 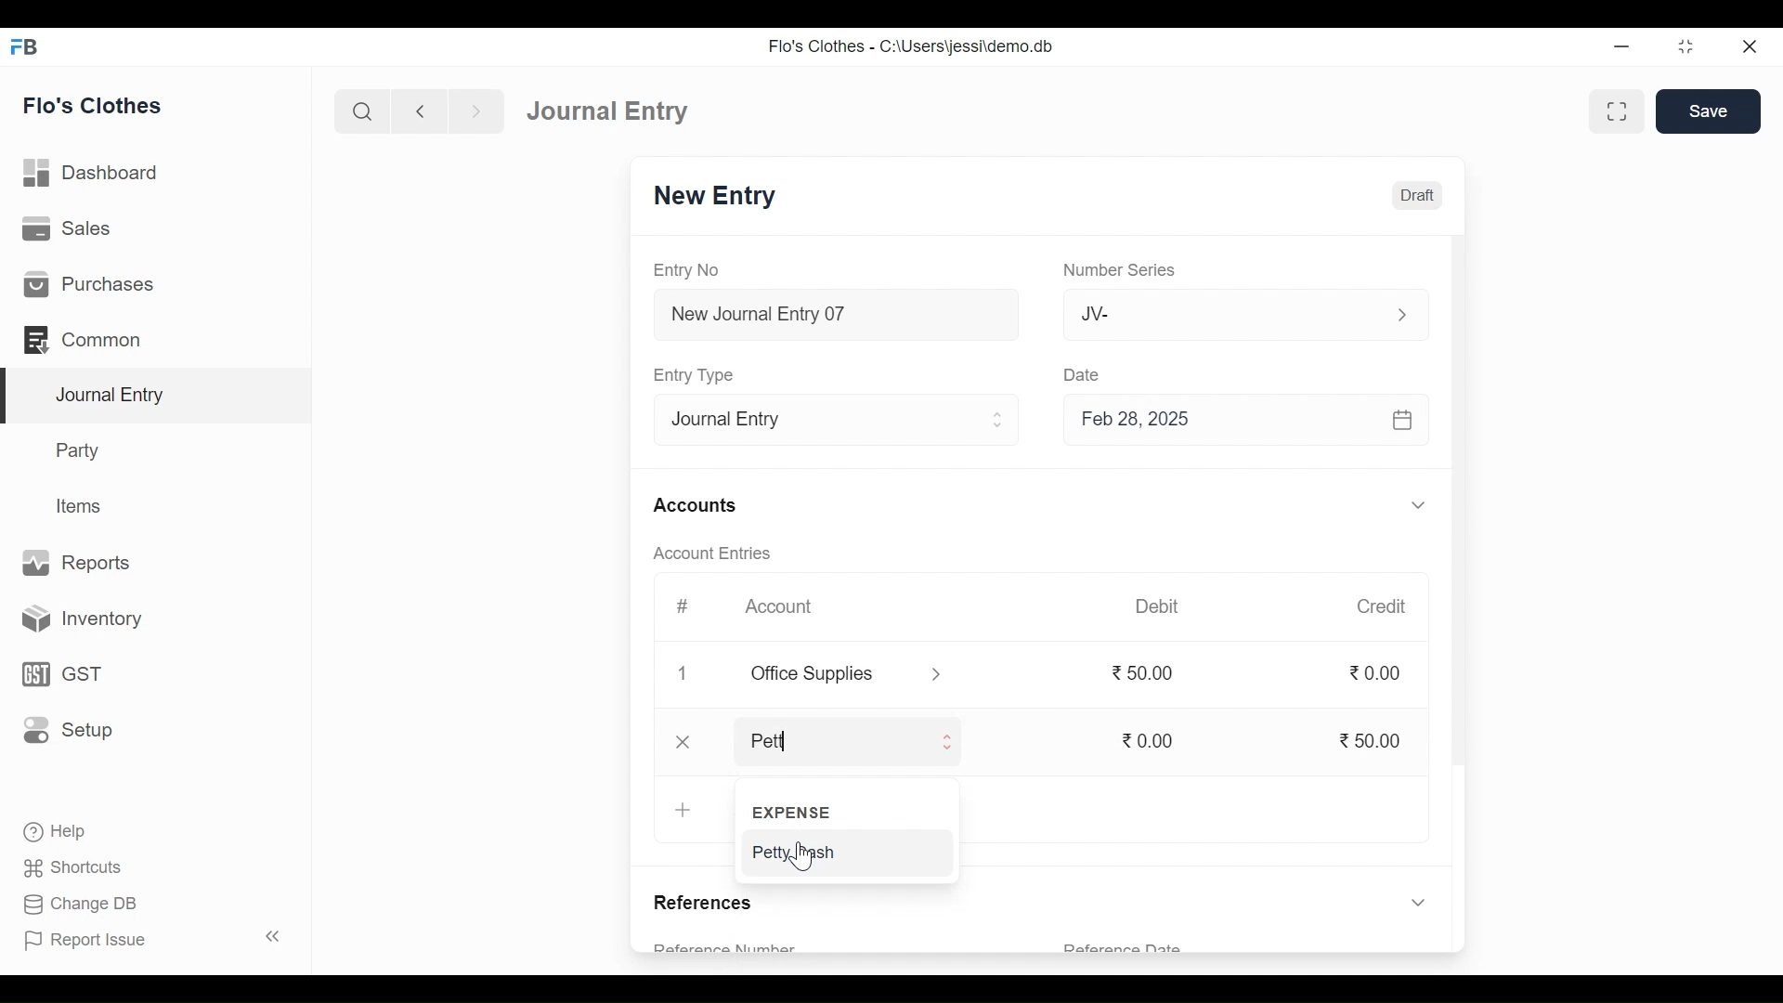 What do you see at coordinates (937, 676) in the screenshot?
I see `Expand` at bounding box center [937, 676].